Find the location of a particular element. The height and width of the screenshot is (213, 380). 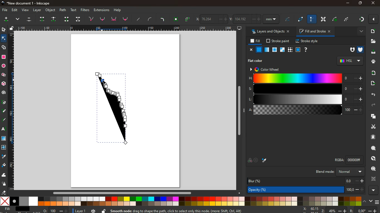

join is located at coordinates (92, 18).